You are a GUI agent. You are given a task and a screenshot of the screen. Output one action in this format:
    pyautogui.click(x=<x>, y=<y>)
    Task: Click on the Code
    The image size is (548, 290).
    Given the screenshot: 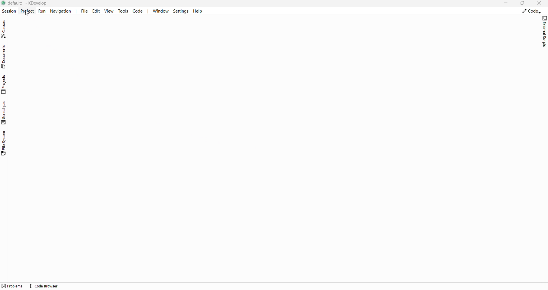 What is the action you would take?
    pyautogui.click(x=531, y=11)
    